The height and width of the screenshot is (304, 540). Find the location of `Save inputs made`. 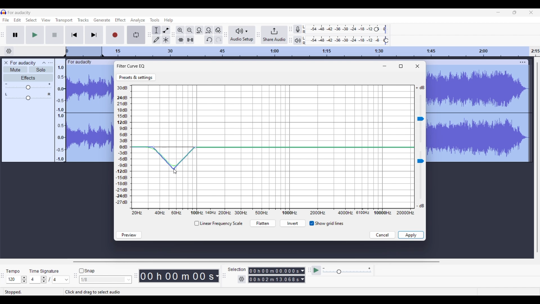

Save inputs made is located at coordinates (411, 235).